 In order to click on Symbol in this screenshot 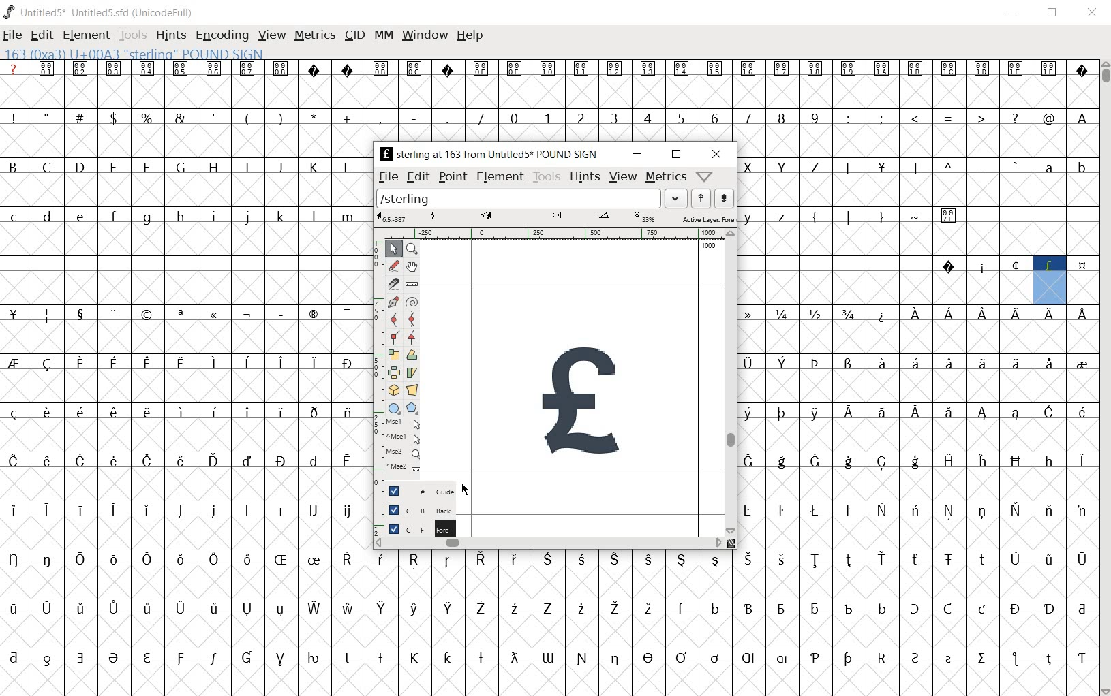, I will do `click(1080, 509)`.